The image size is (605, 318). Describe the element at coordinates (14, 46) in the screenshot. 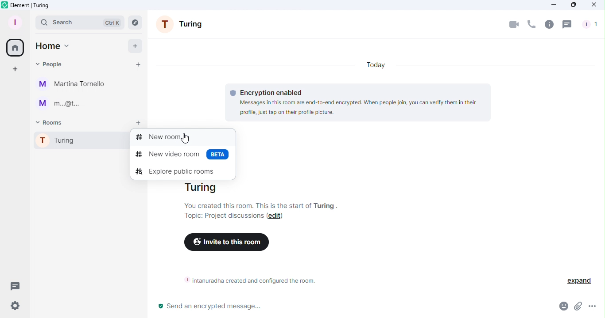

I see `Home` at that location.